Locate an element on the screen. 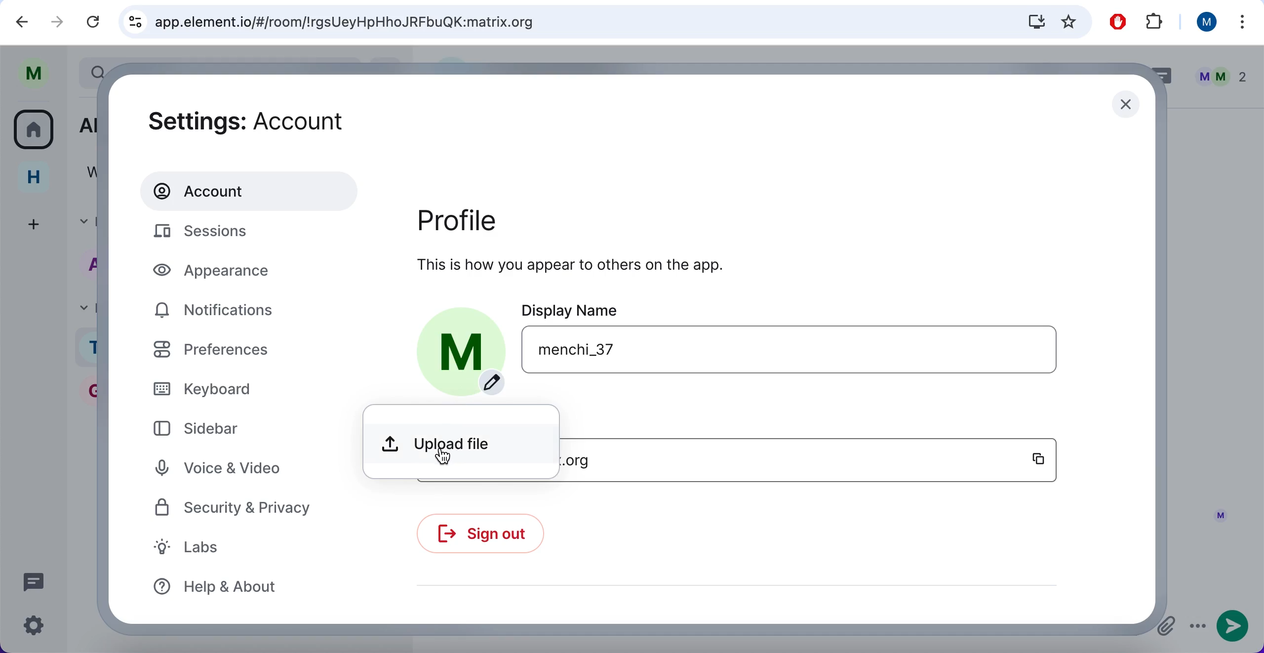  sidebar is located at coordinates (203, 430).